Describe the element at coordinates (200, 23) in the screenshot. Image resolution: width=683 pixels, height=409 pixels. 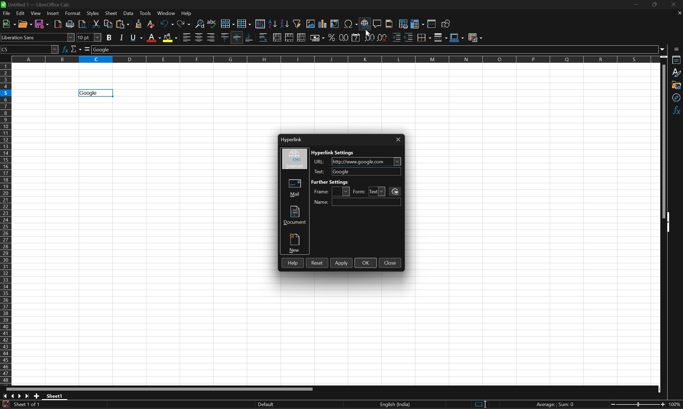
I see `Find and replace` at that location.